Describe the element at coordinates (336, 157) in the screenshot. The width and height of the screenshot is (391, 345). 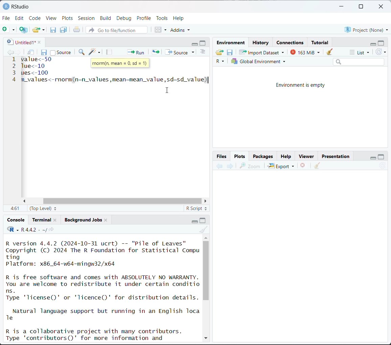
I see `Presentation` at that location.